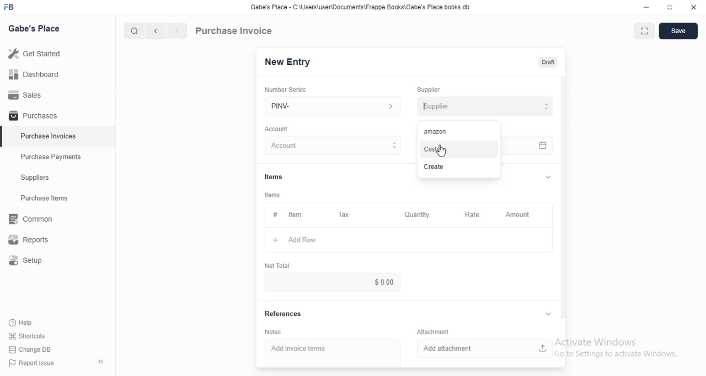 Image resolution: width=706 pixels, height=376 pixels. What do you see at coordinates (333, 353) in the screenshot?
I see `Add invoice terms` at bounding box center [333, 353].